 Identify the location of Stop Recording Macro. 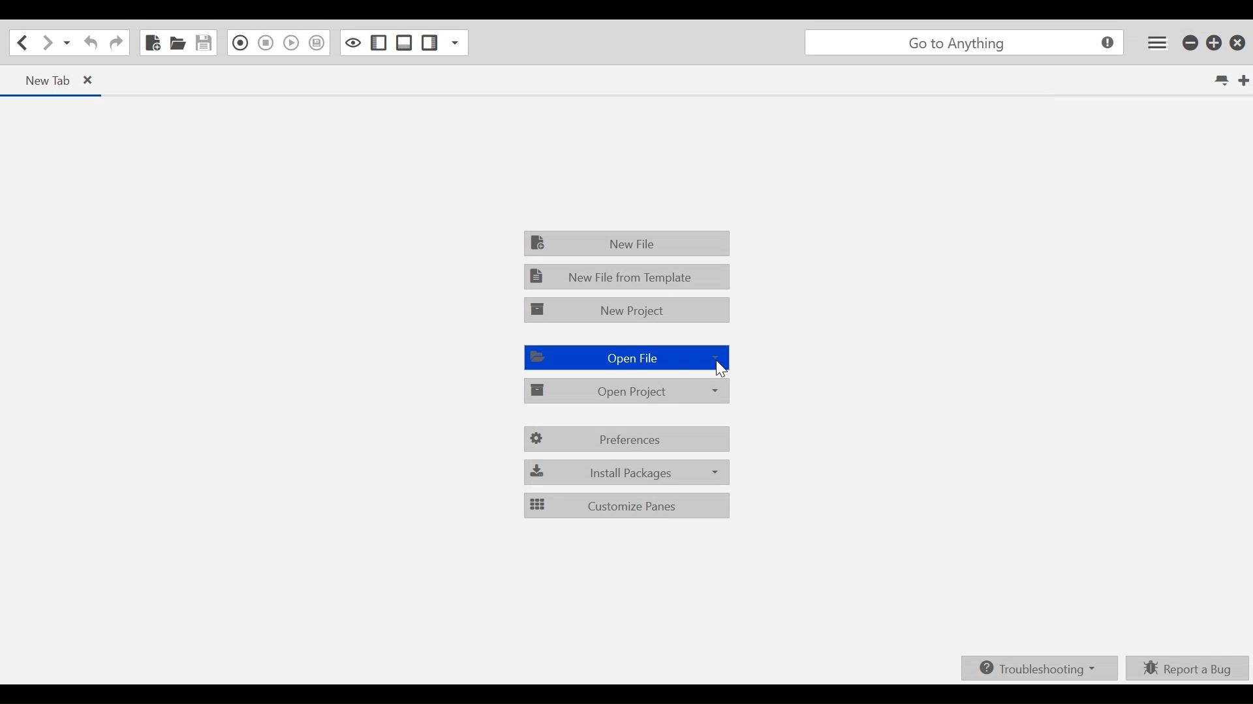
(266, 43).